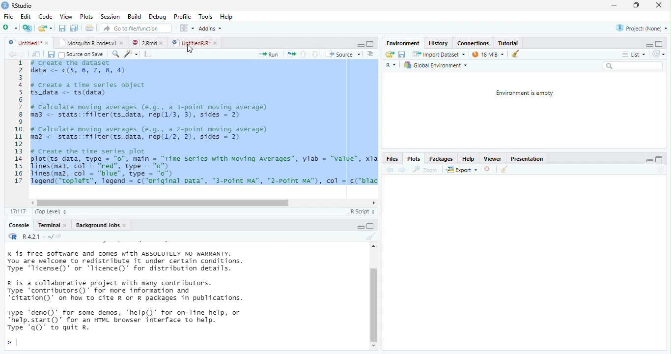 The height and width of the screenshot is (354, 671). Describe the element at coordinates (210, 29) in the screenshot. I see `Addins` at that location.